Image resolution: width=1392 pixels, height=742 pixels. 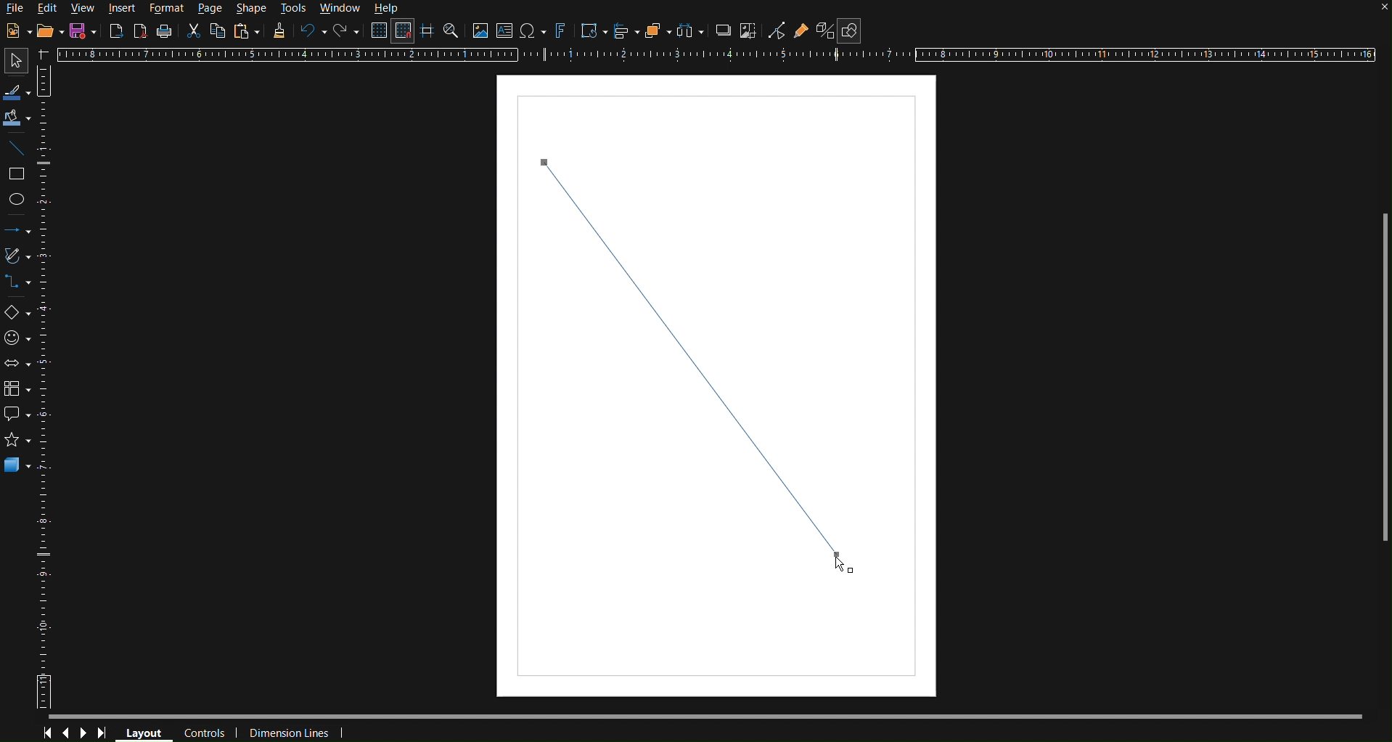 What do you see at coordinates (18, 282) in the screenshot?
I see `Connections` at bounding box center [18, 282].